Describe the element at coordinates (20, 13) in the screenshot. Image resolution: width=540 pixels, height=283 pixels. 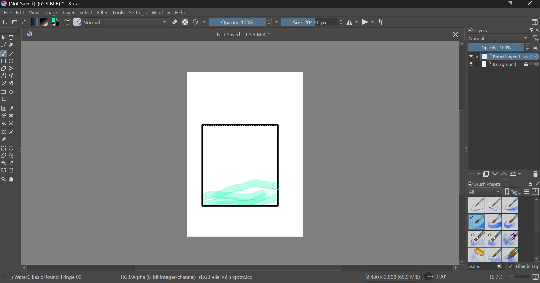
I see `Edit` at that location.